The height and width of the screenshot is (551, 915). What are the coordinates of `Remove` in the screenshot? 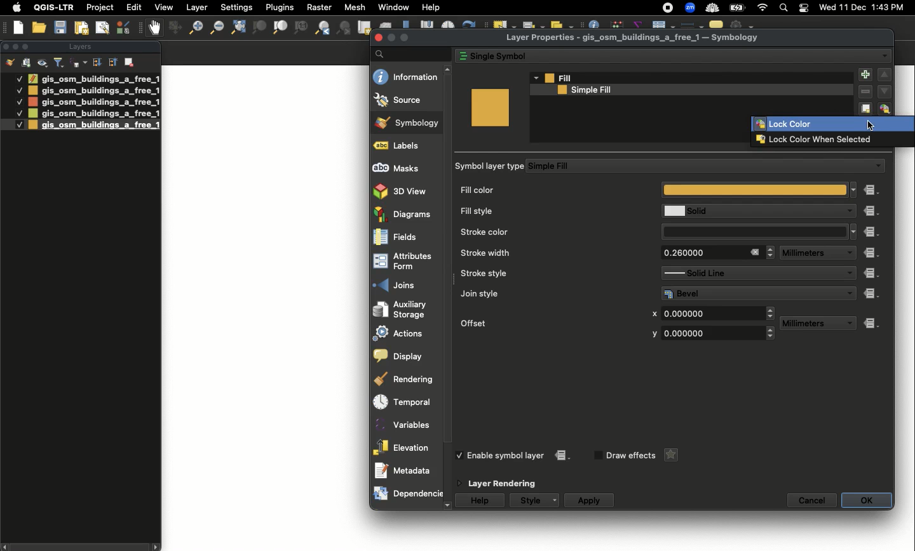 It's located at (130, 61).